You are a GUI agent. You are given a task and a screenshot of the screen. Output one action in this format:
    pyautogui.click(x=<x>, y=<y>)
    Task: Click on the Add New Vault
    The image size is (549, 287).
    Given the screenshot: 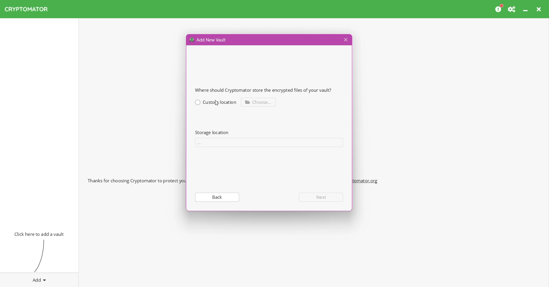 What is the action you would take?
    pyautogui.click(x=208, y=39)
    